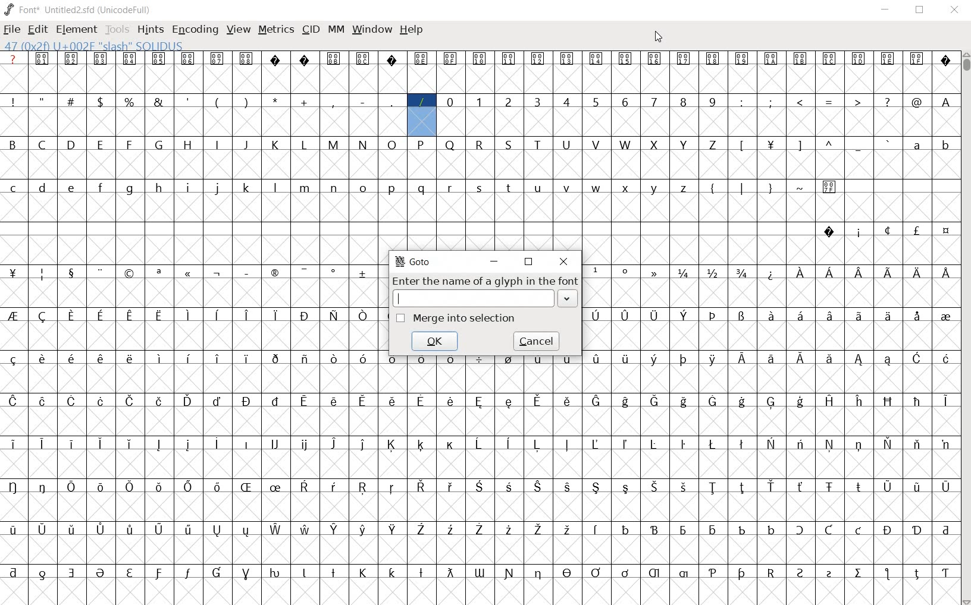 Image resolution: width=971 pixels, height=605 pixels. What do you see at coordinates (13, 316) in the screenshot?
I see `glyph` at bounding box center [13, 316].